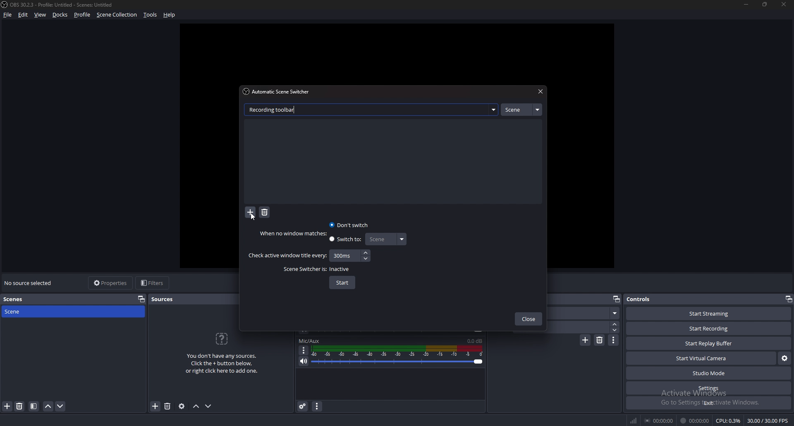  I want to click on audio mixer menu, so click(317, 406).